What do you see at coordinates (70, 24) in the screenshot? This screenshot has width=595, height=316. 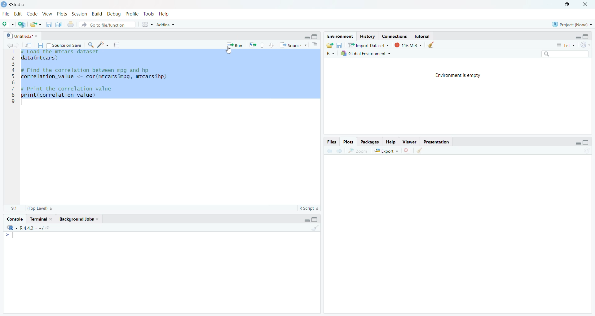 I see `Print the current file` at bounding box center [70, 24].